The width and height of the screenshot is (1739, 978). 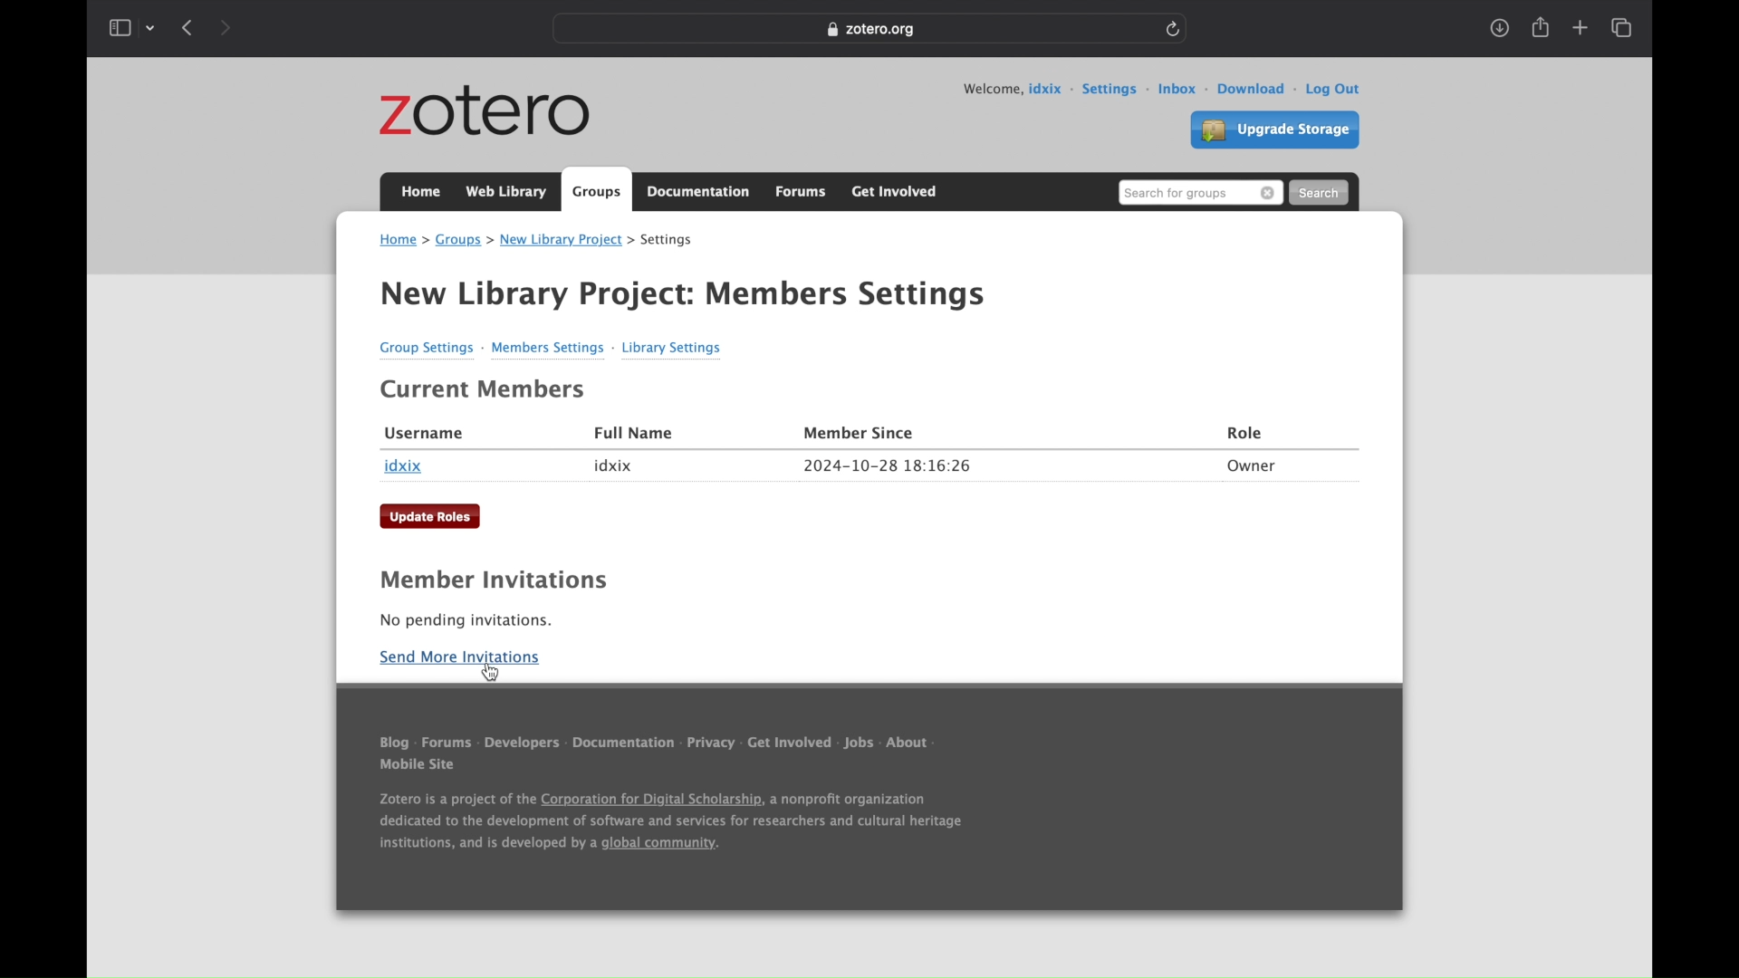 What do you see at coordinates (1050, 88) in the screenshot?
I see `user id` at bounding box center [1050, 88].